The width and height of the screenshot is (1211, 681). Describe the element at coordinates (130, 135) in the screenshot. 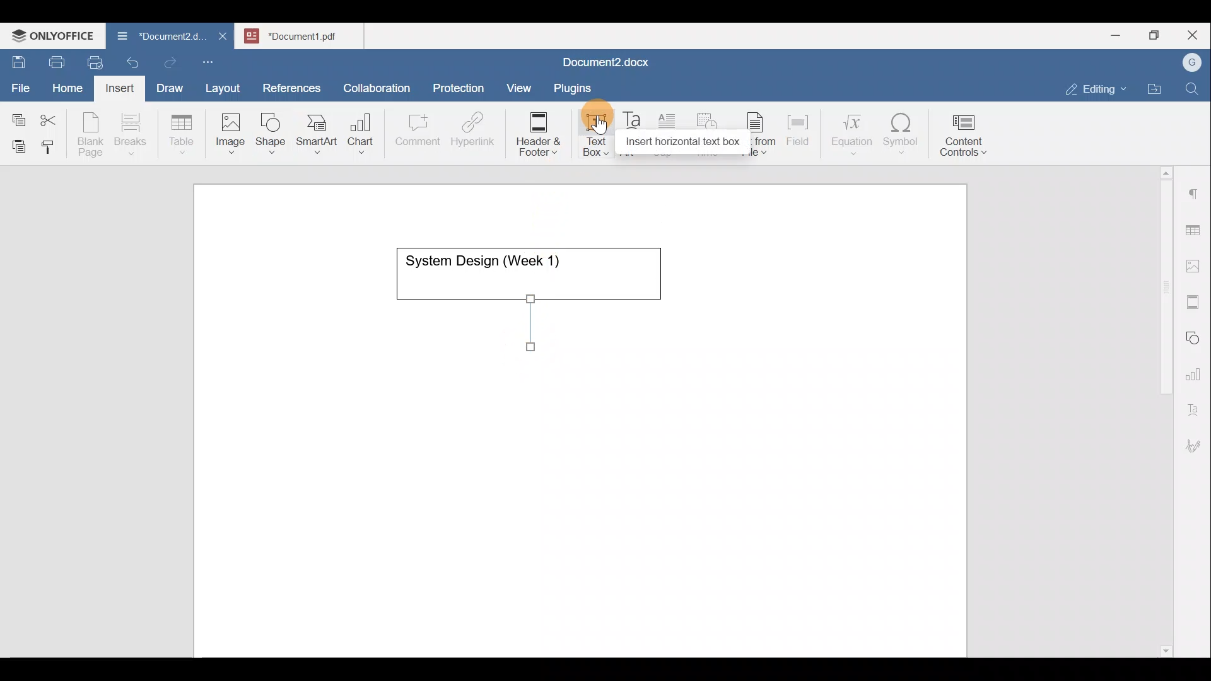

I see `Breaks` at that location.